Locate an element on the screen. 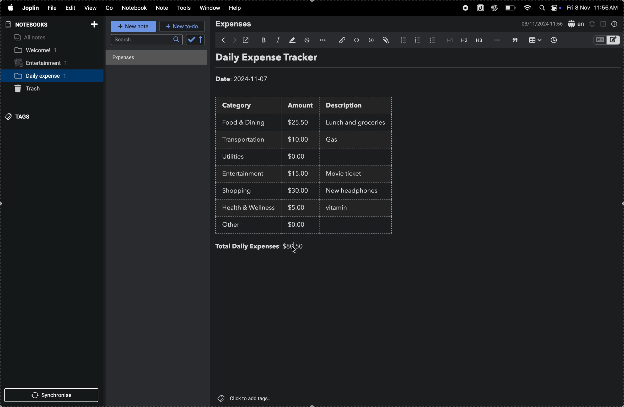 Image resolution: width=624 pixels, height=407 pixels. health and wellness is located at coordinates (251, 208).